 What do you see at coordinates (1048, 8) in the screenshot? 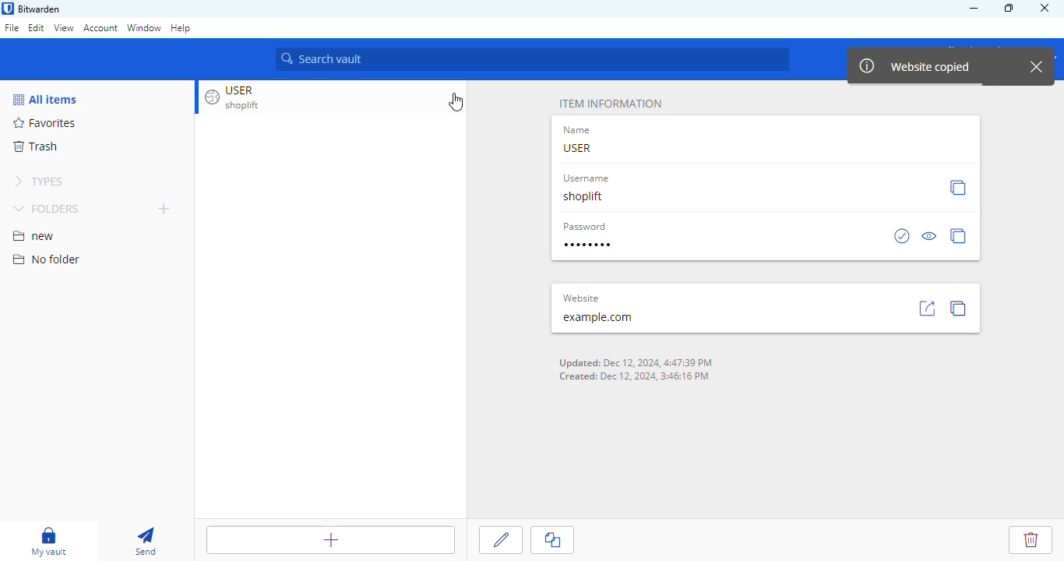
I see `close` at bounding box center [1048, 8].